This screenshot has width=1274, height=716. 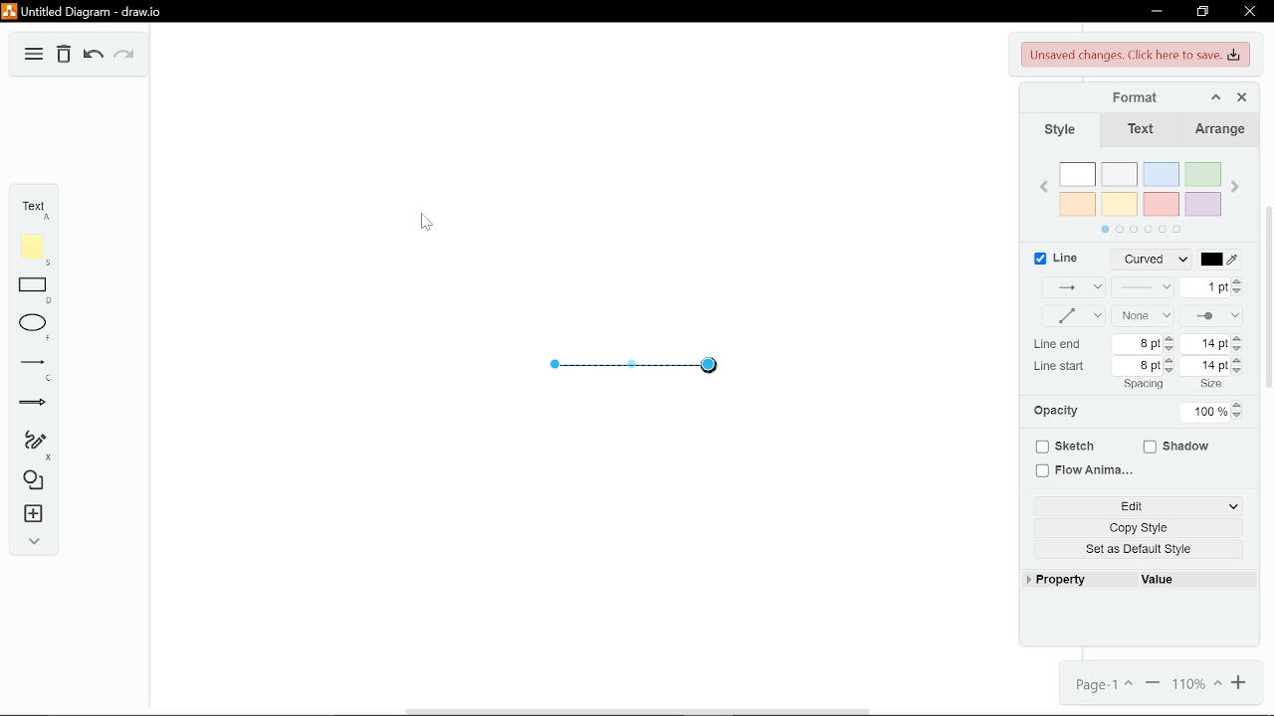 I want to click on Increase LIne end spacing, so click(x=1171, y=337).